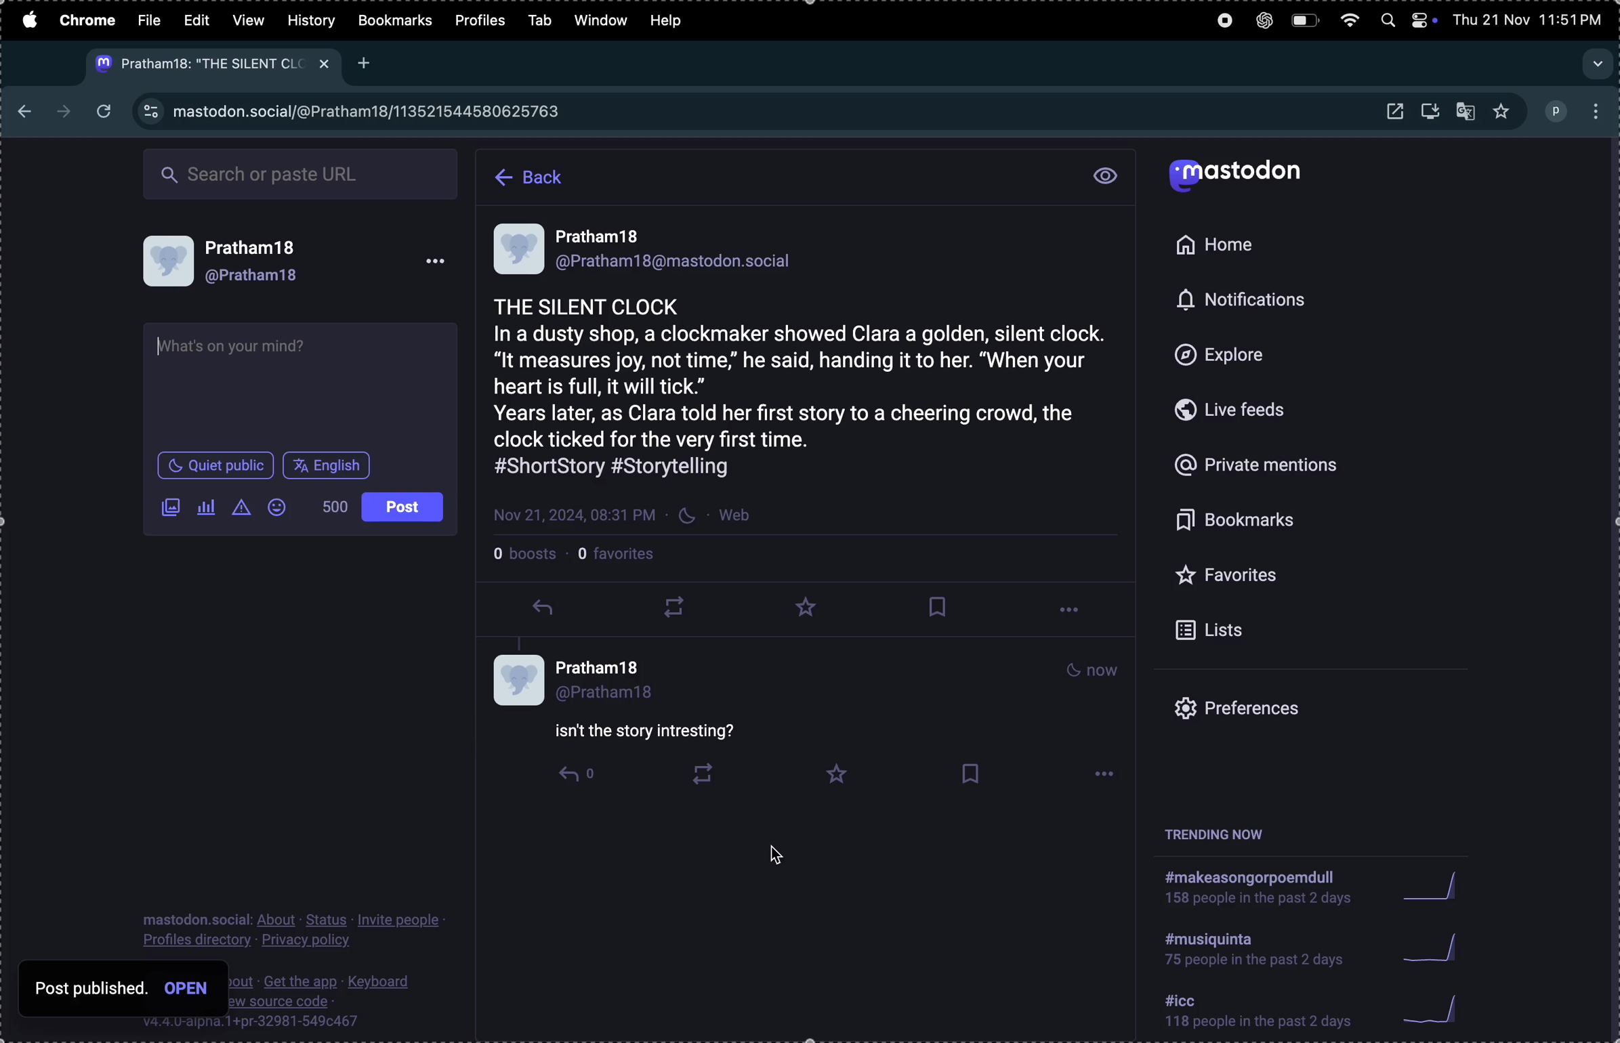  I want to click on mastodon tab, so click(209, 64).